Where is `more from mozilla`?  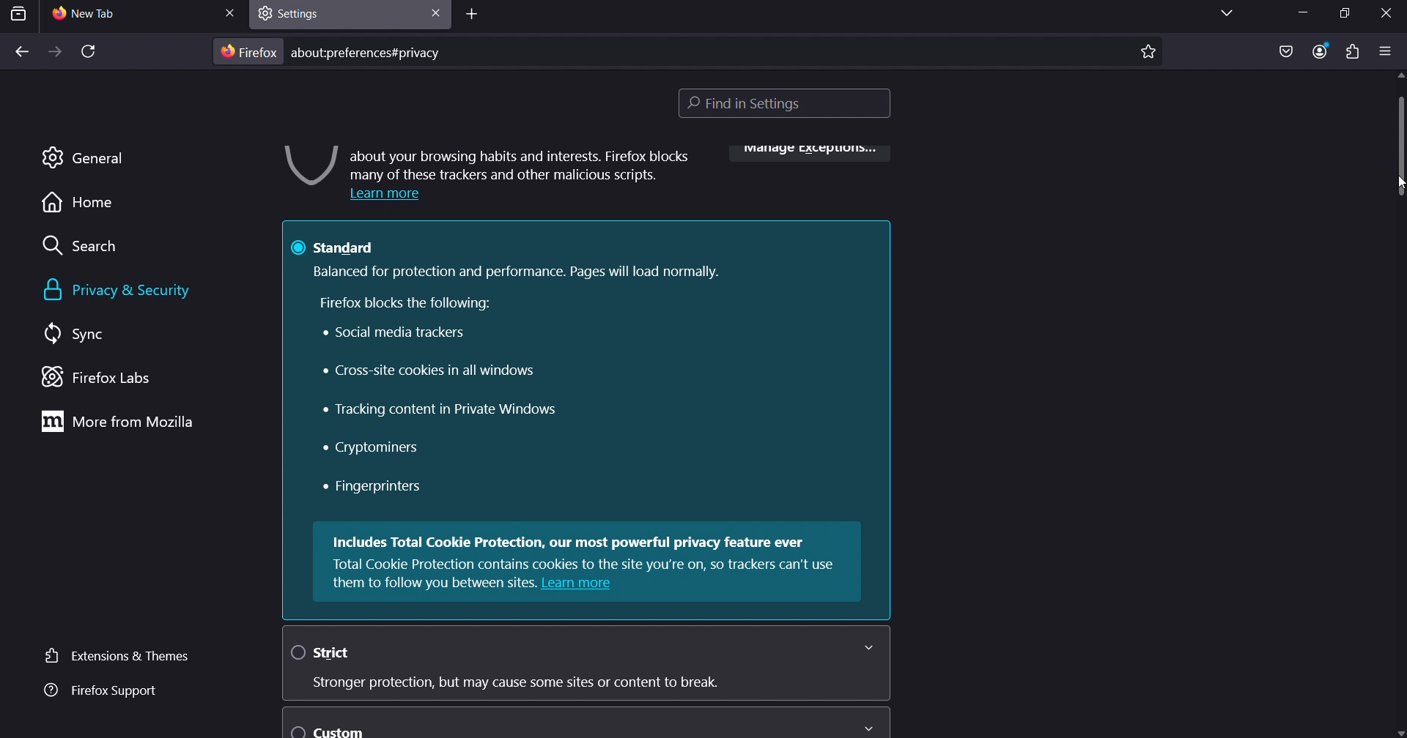
more from mozilla is located at coordinates (122, 422).